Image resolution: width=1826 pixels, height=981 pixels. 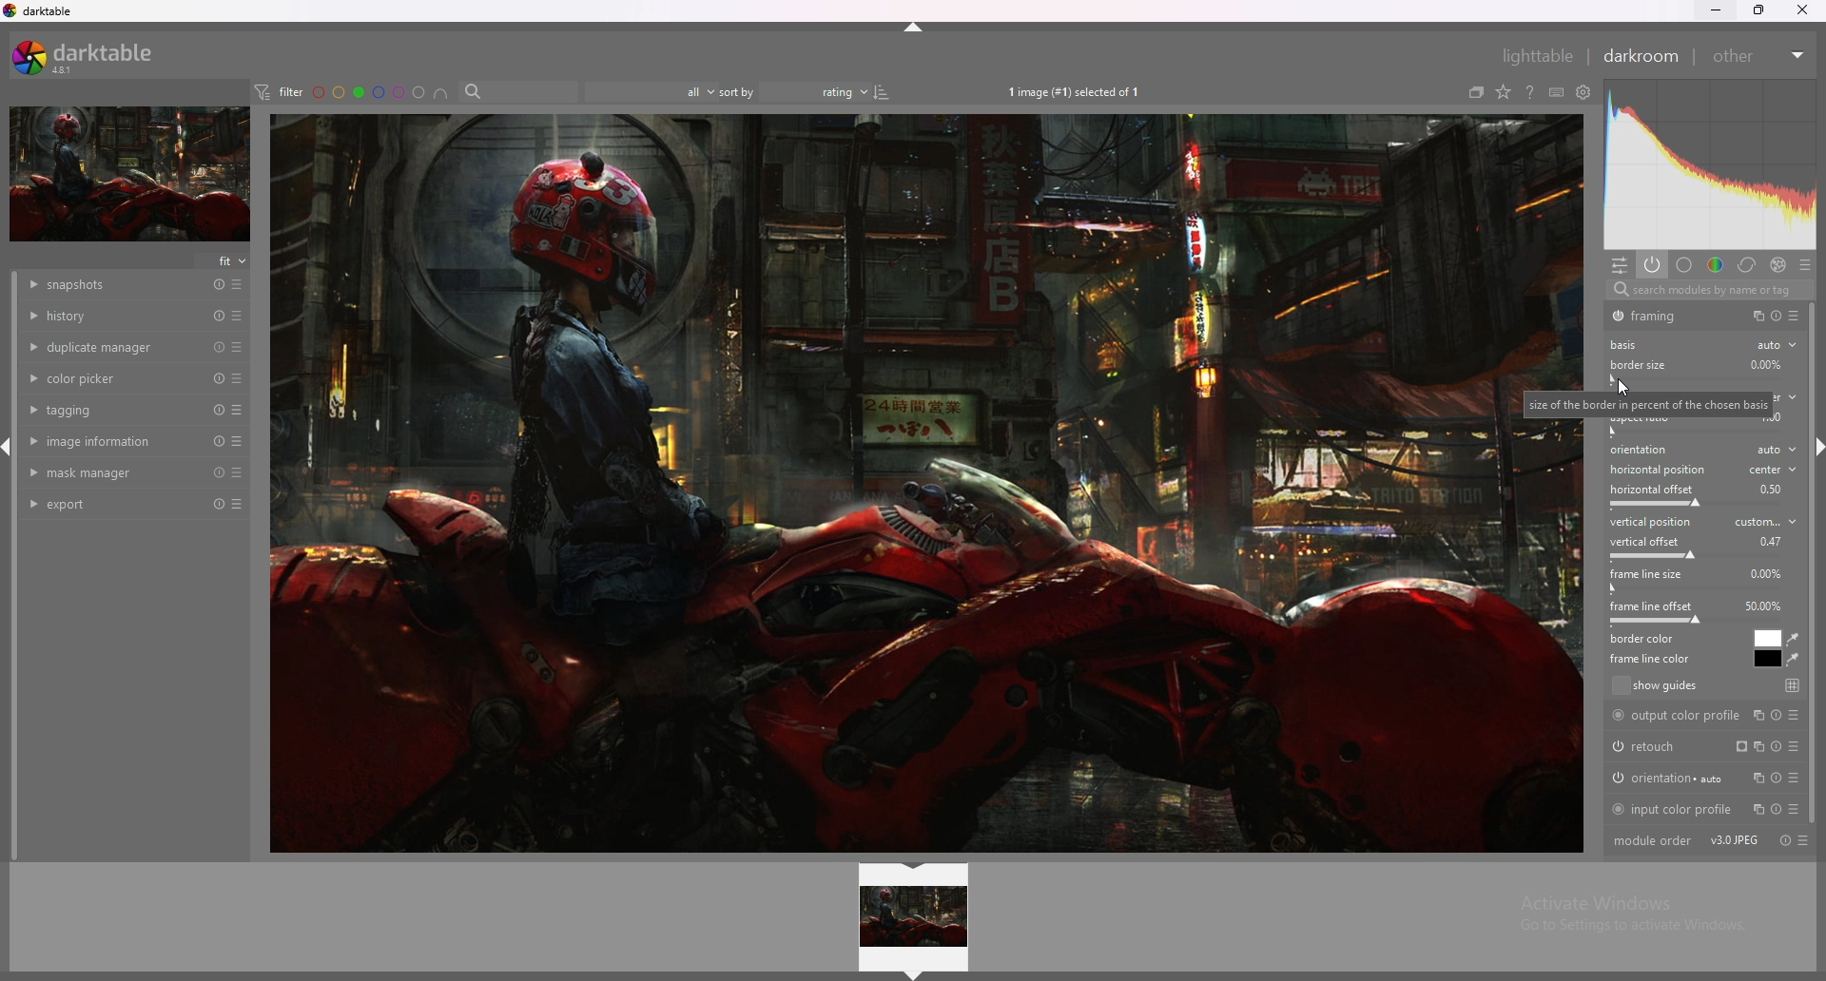 I want to click on presets, so click(x=239, y=284).